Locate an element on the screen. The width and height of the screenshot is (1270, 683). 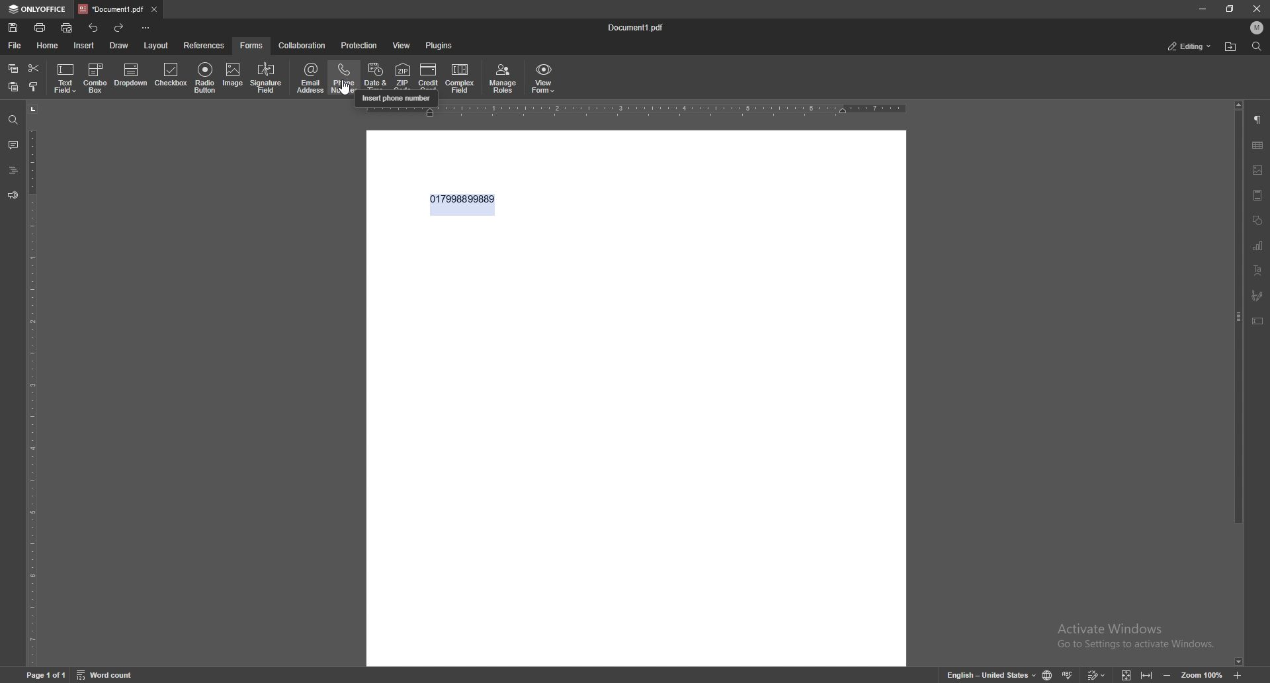
onlyoffice is located at coordinates (38, 9).